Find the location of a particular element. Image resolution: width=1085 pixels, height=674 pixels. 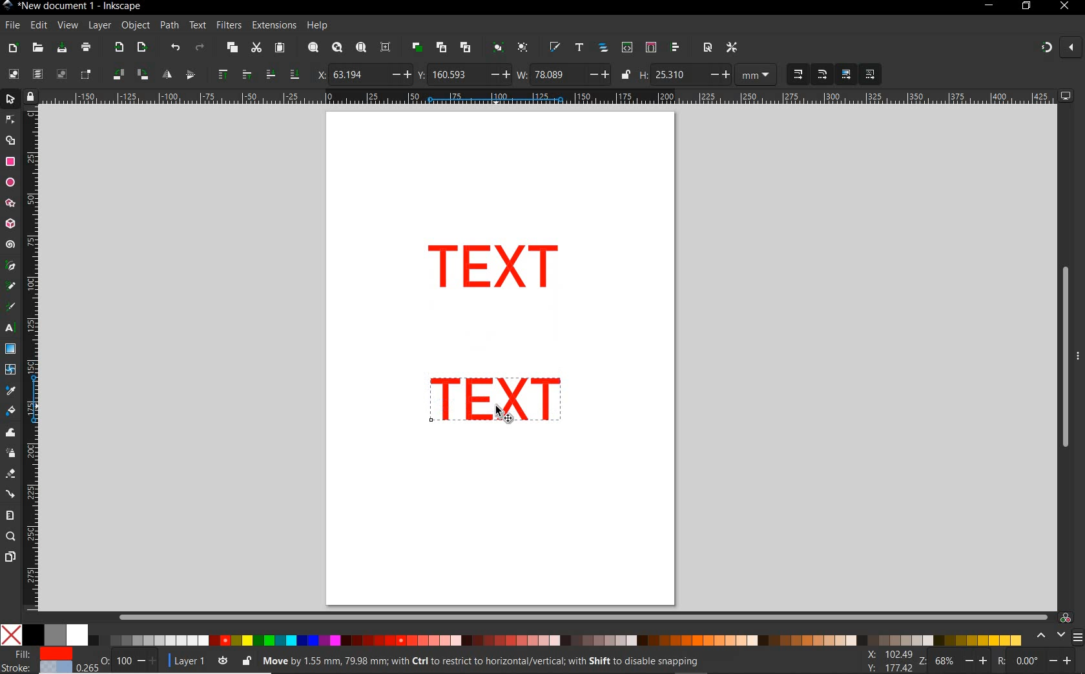

color palette is located at coordinates (512, 636).